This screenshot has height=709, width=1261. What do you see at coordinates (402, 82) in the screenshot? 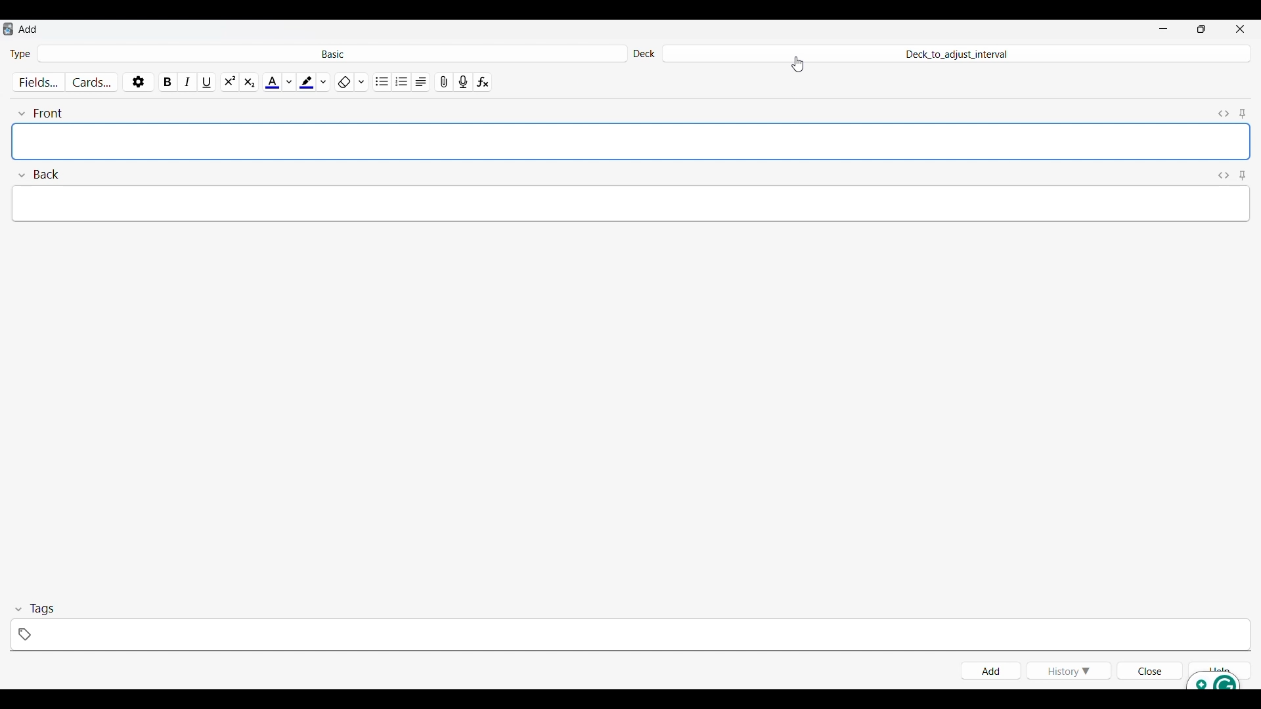
I see `Ordered list` at bounding box center [402, 82].